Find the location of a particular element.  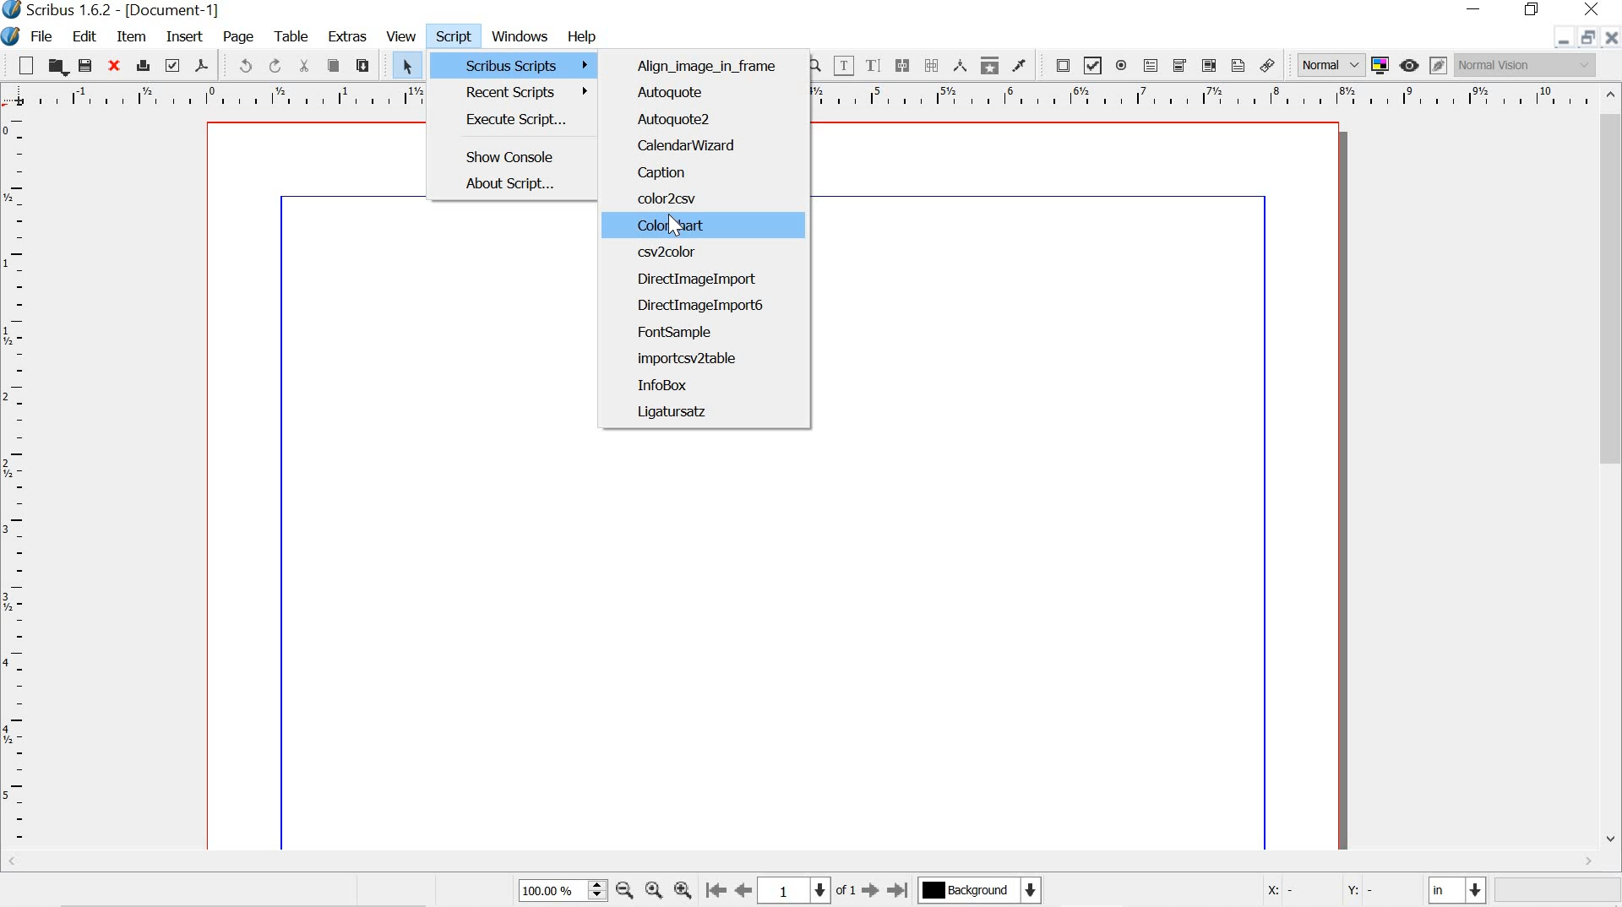

ruler is located at coordinates (214, 96).